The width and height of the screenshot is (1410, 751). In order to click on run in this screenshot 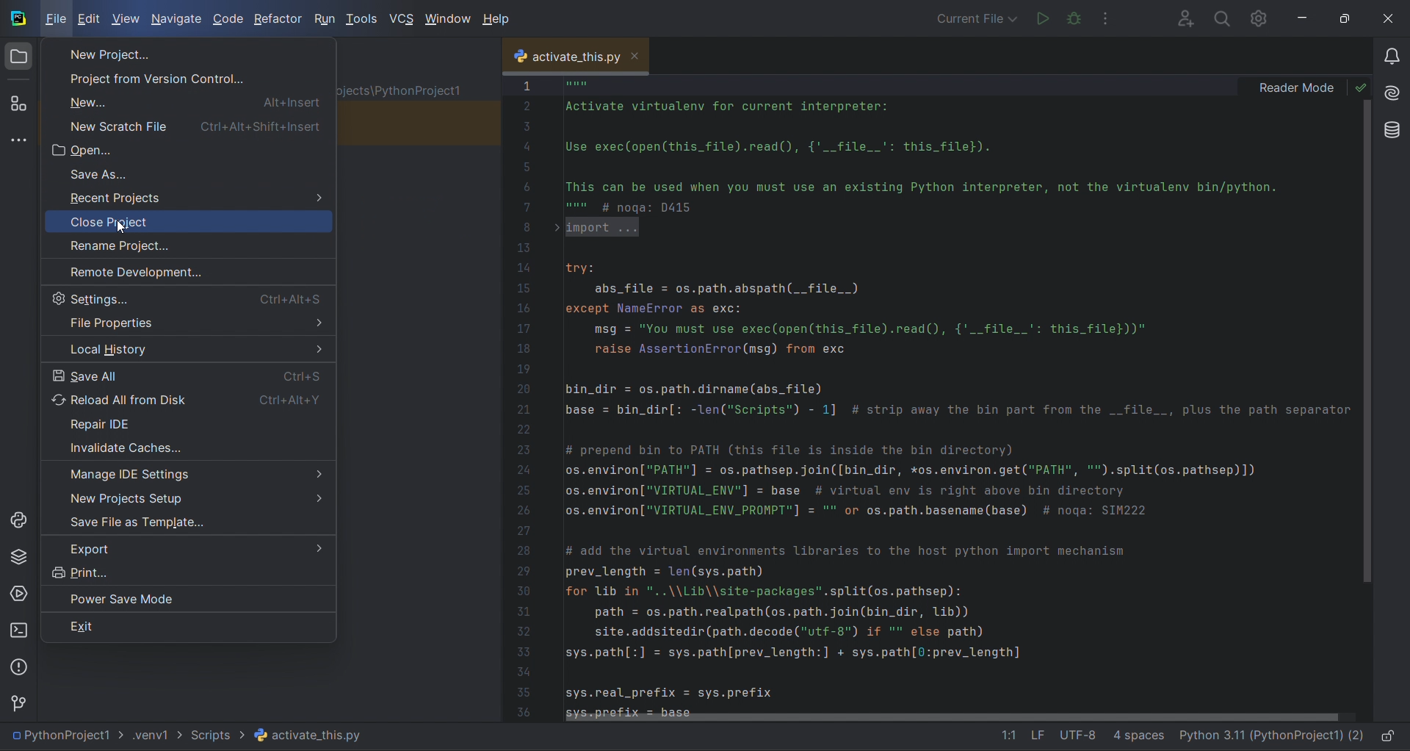, I will do `click(320, 18)`.